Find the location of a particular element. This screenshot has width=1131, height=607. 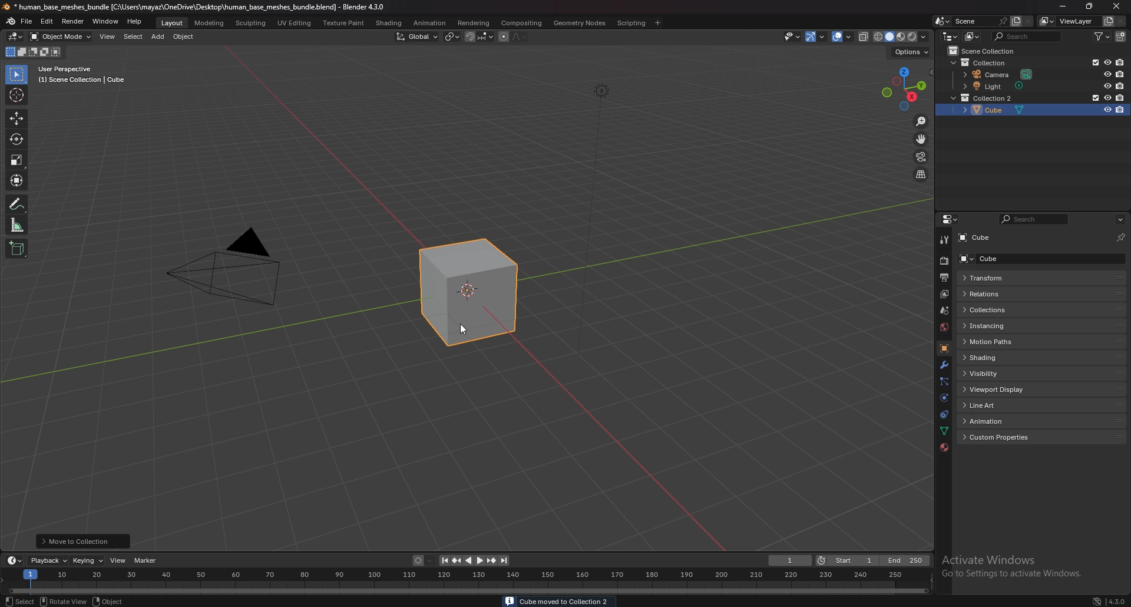

render is located at coordinates (944, 261).